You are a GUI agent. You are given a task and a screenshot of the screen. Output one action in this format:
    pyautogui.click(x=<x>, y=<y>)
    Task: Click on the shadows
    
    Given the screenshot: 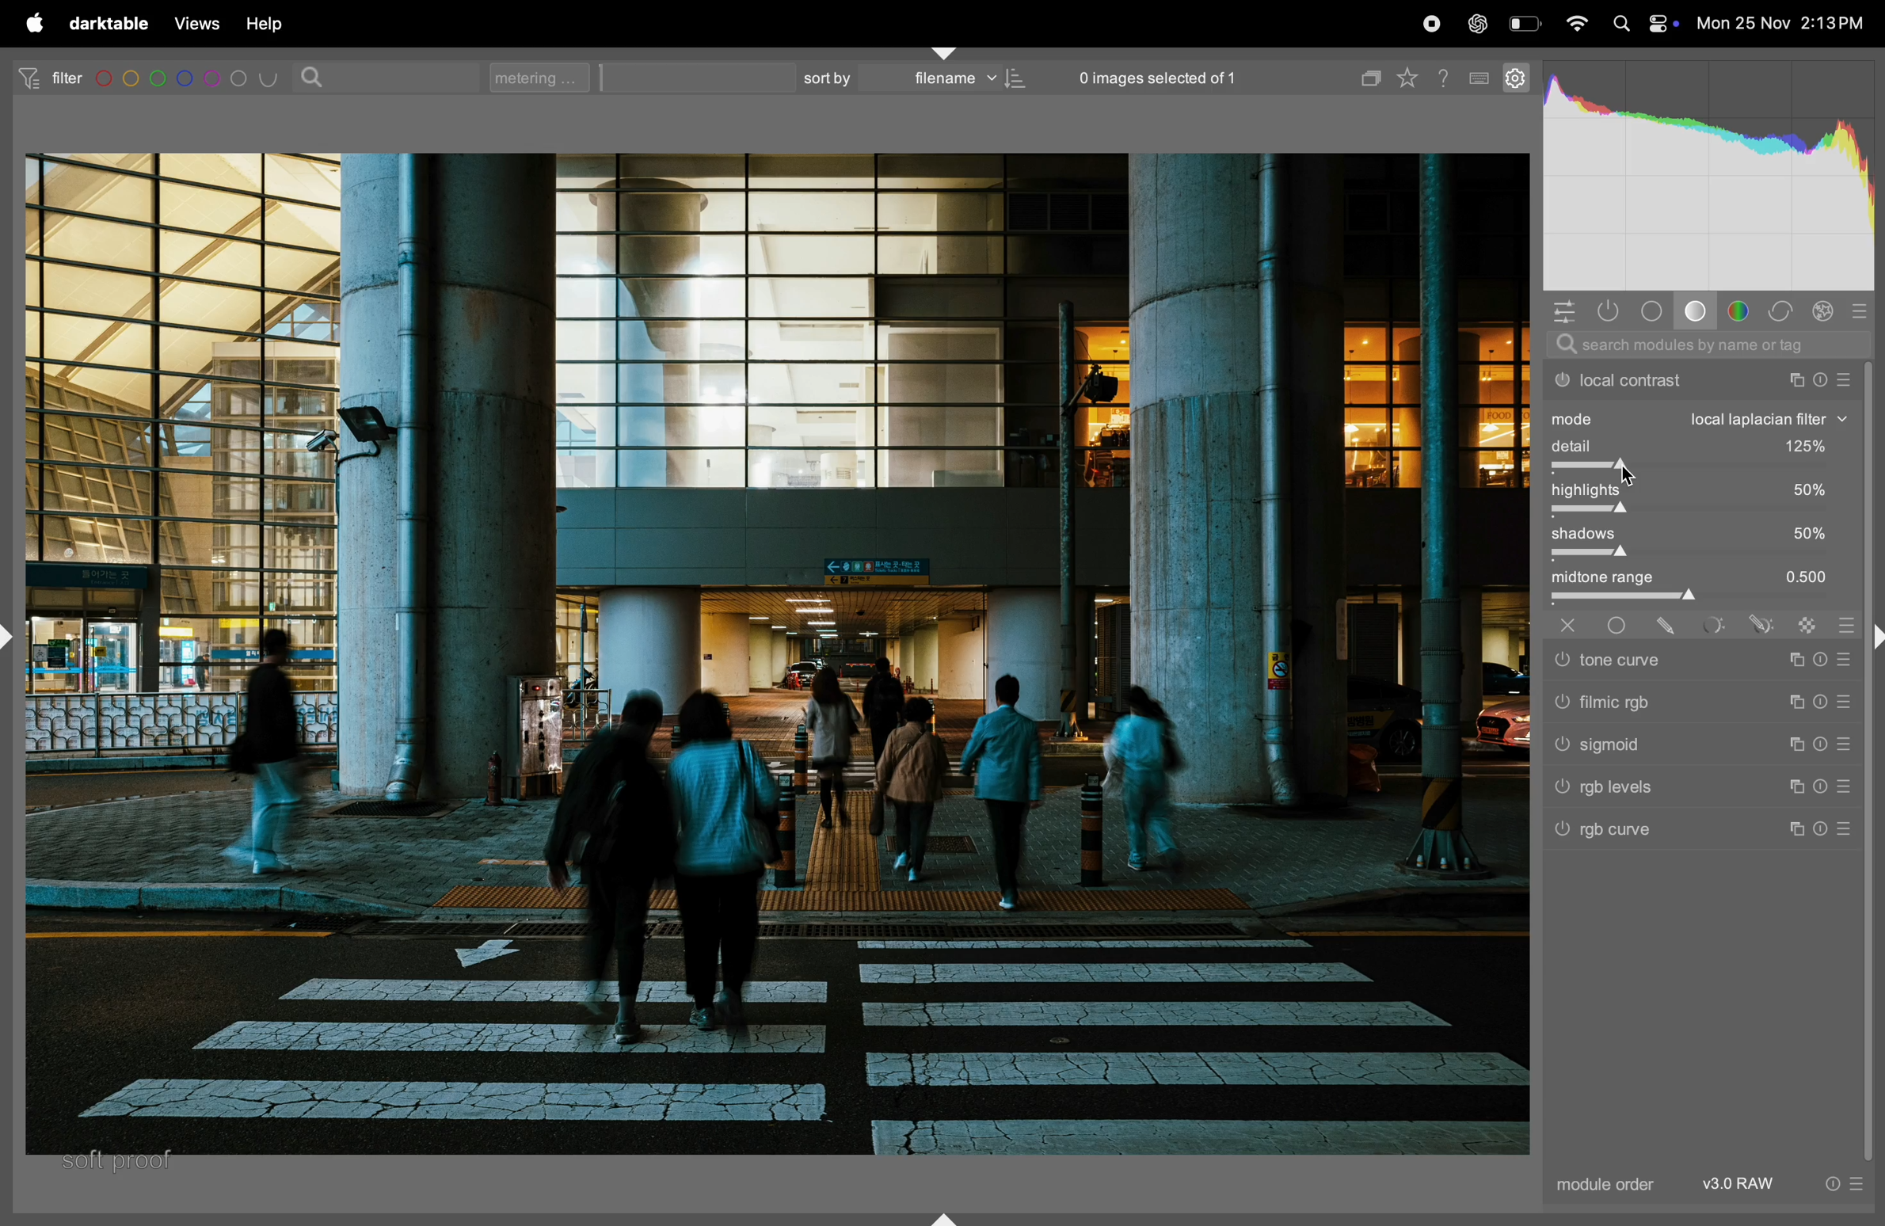 What is the action you would take?
    pyautogui.click(x=1698, y=534)
    